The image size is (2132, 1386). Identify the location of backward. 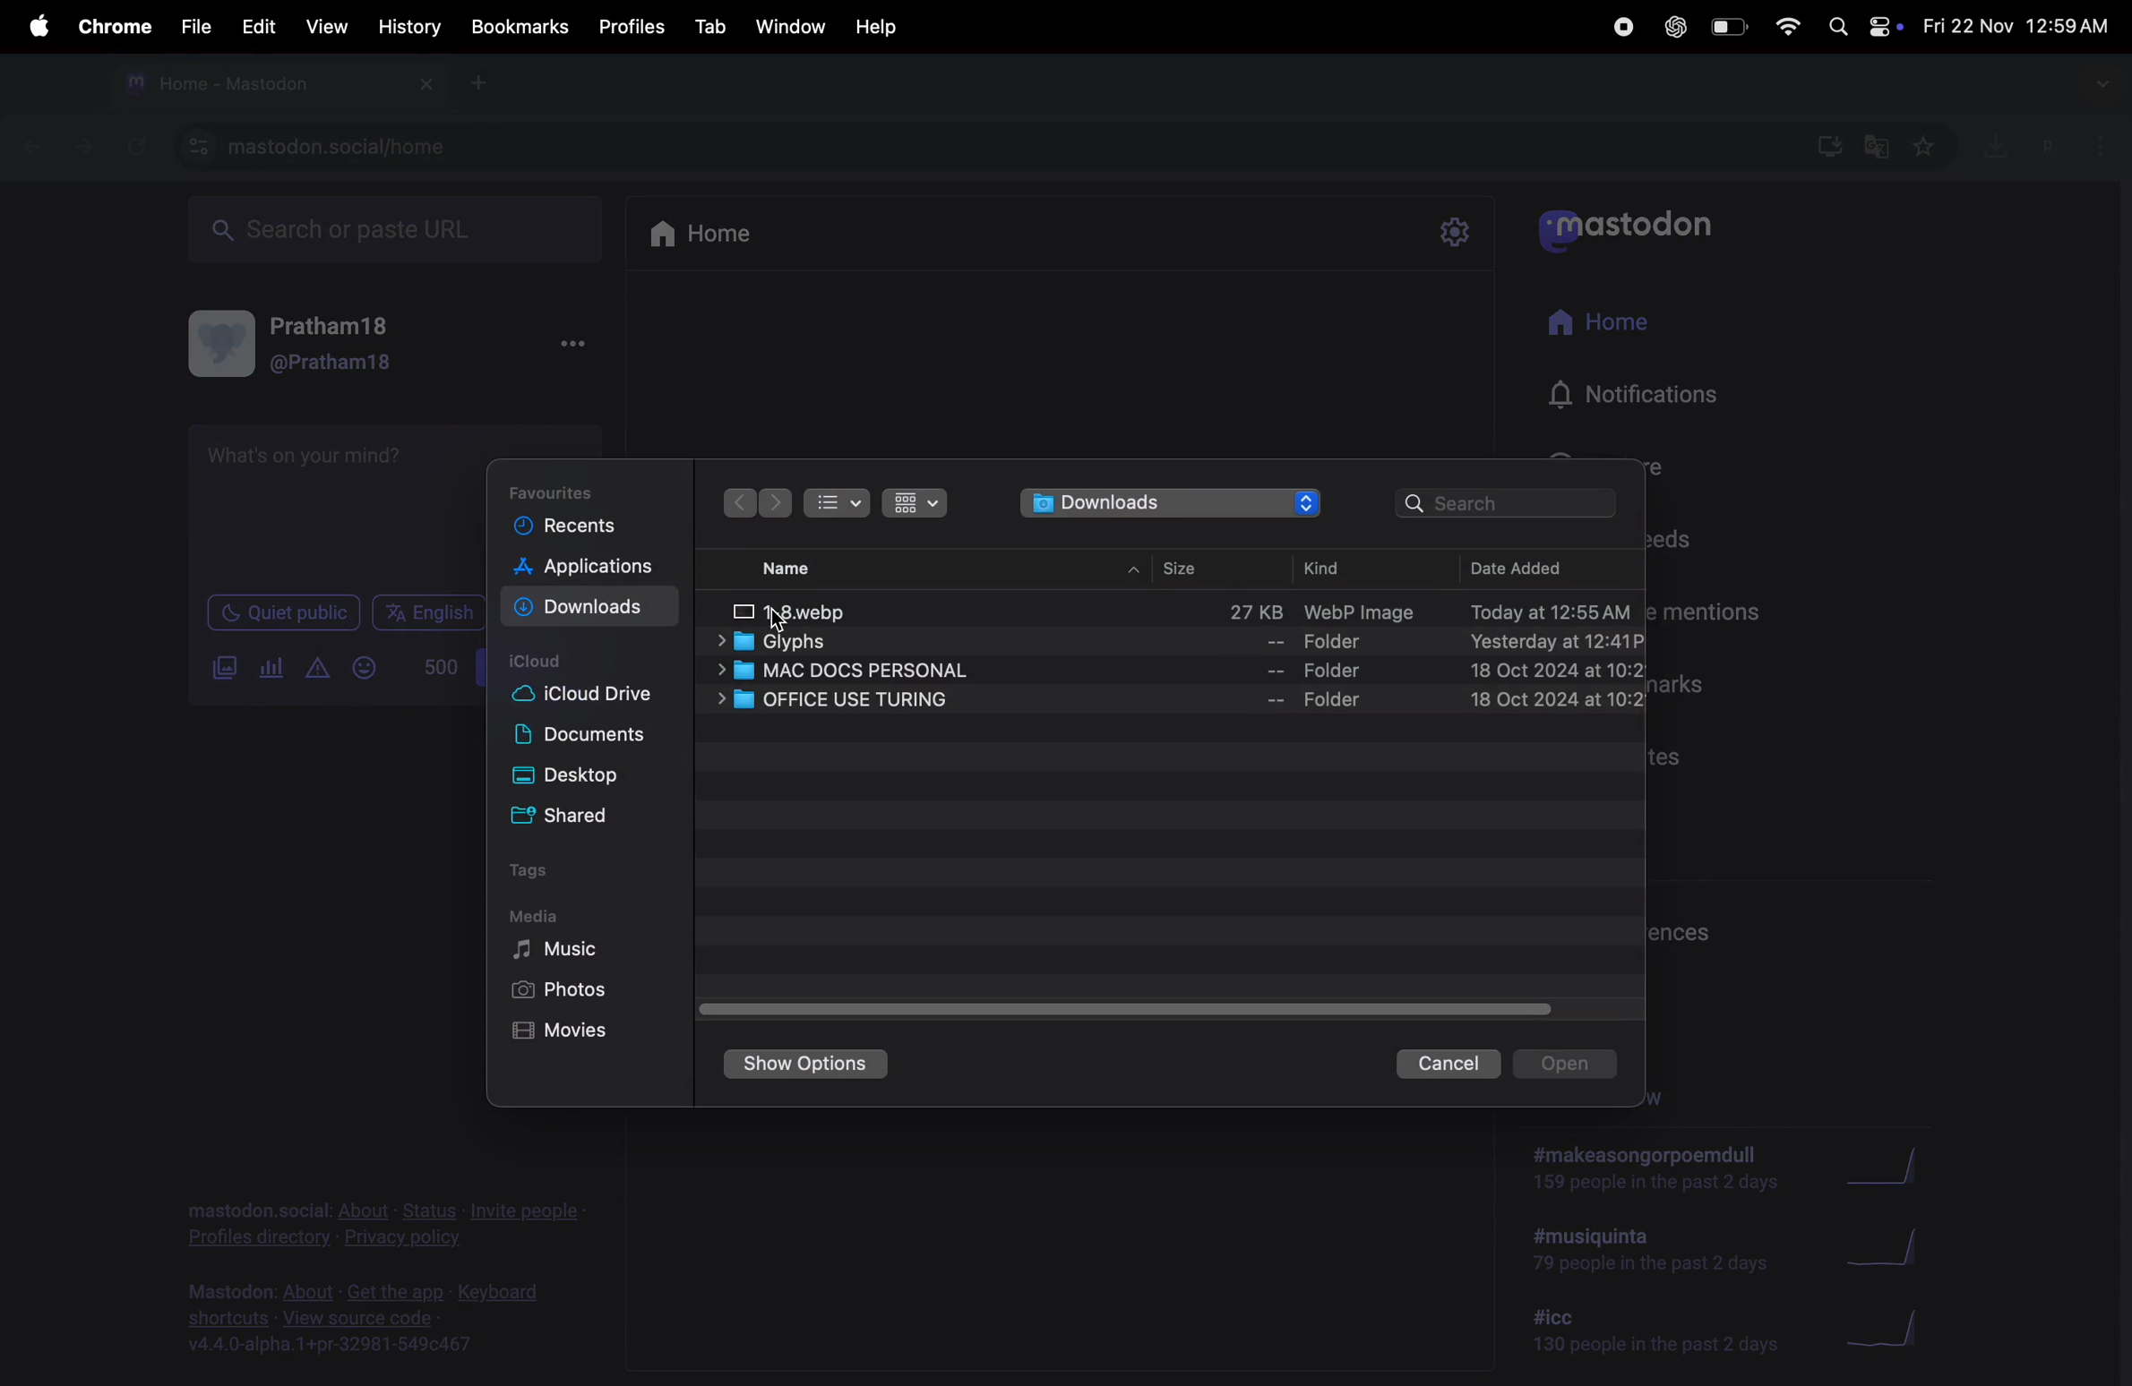
(778, 502).